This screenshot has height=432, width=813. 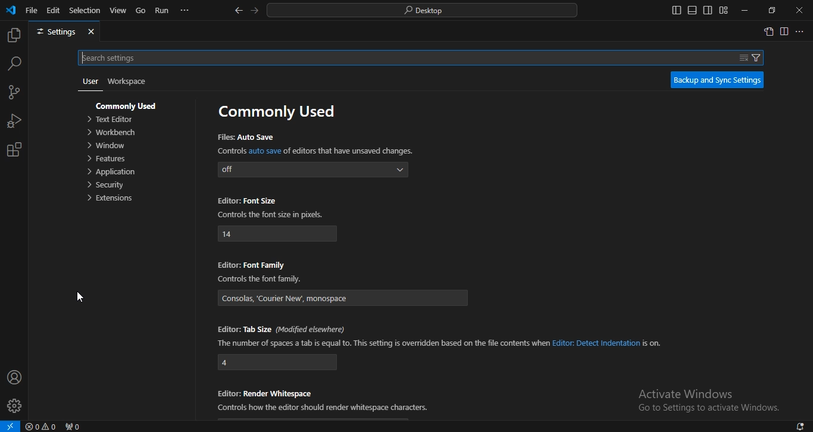 I want to click on user, so click(x=89, y=81).